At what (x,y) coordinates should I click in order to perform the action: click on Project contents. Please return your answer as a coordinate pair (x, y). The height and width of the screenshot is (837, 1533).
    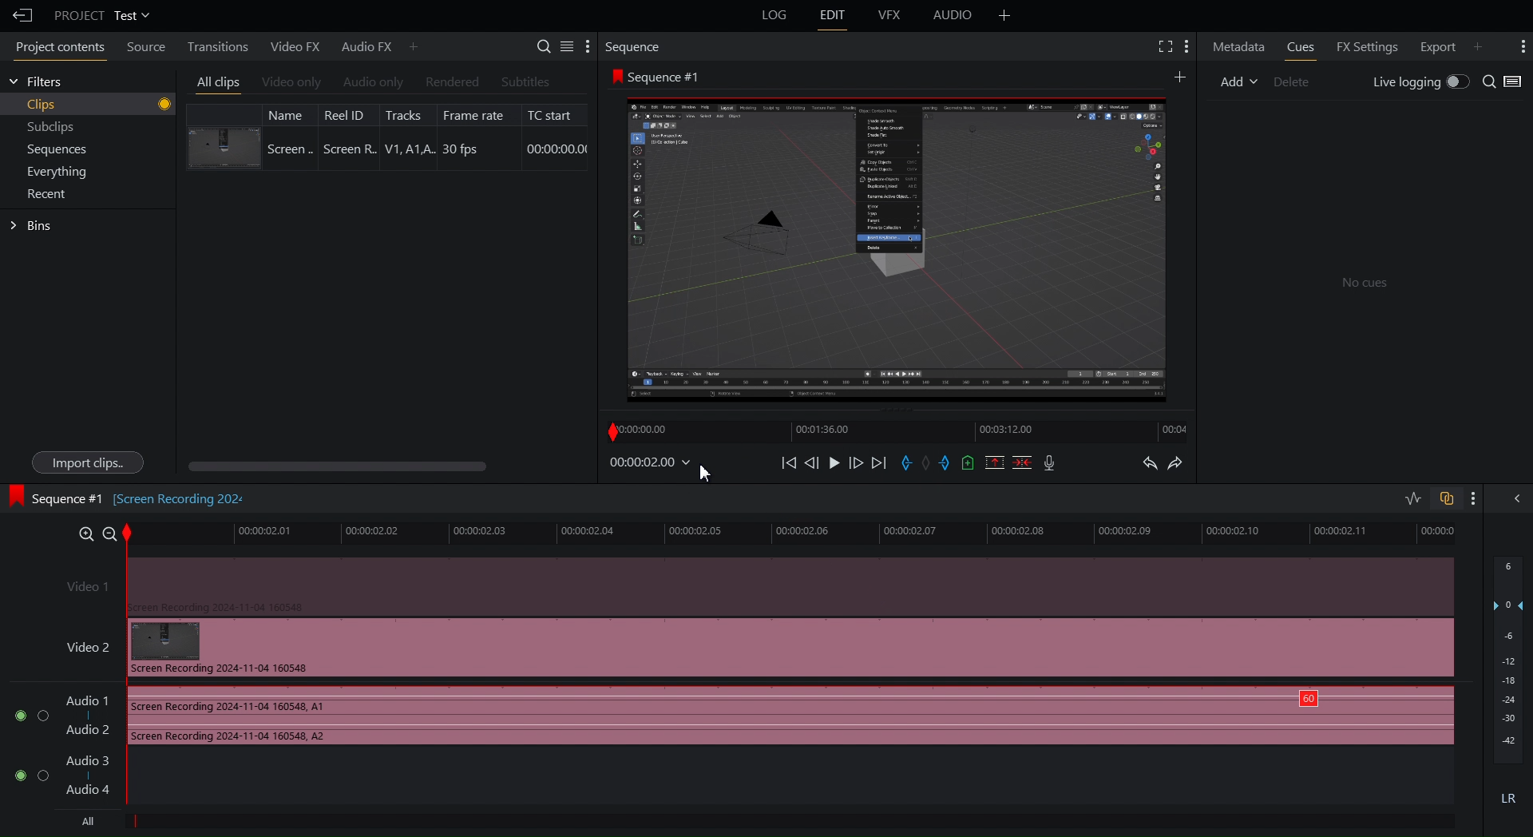
    Looking at the image, I should click on (56, 50).